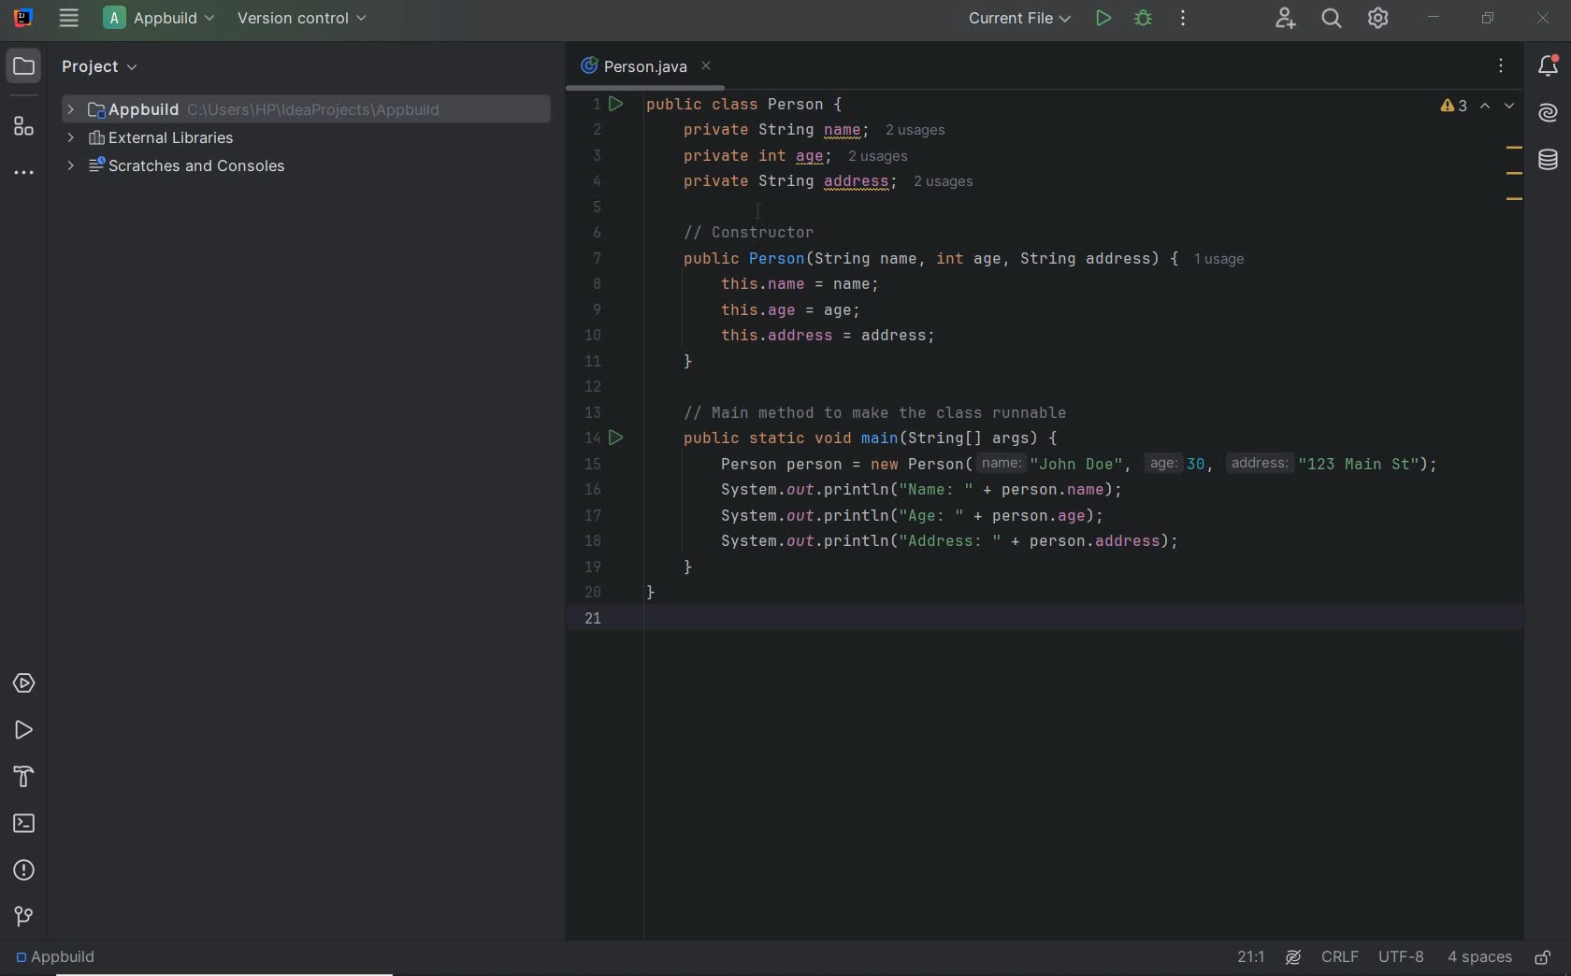 The width and height of the screenshot is (1571, 976). Describe the element at coordinates (1183, 21) in the screenshot. I see `more actions` at that location.